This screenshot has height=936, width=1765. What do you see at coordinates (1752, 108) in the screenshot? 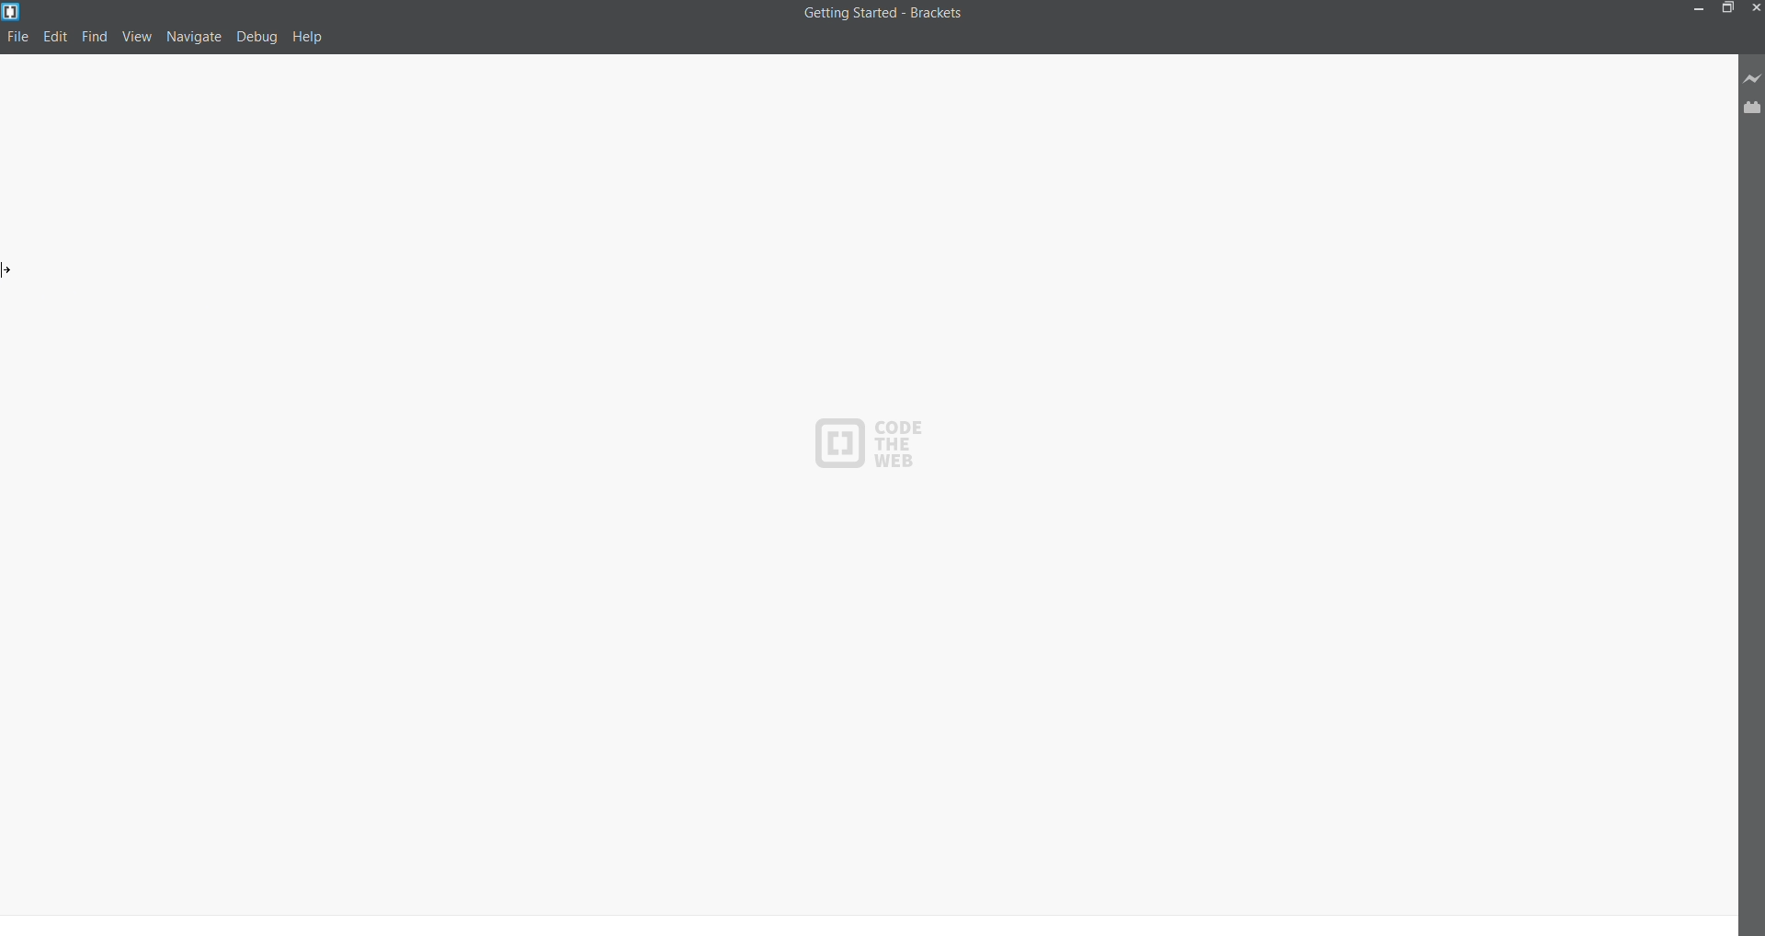
I see `extension manager` at bounding box center [1752, 108].